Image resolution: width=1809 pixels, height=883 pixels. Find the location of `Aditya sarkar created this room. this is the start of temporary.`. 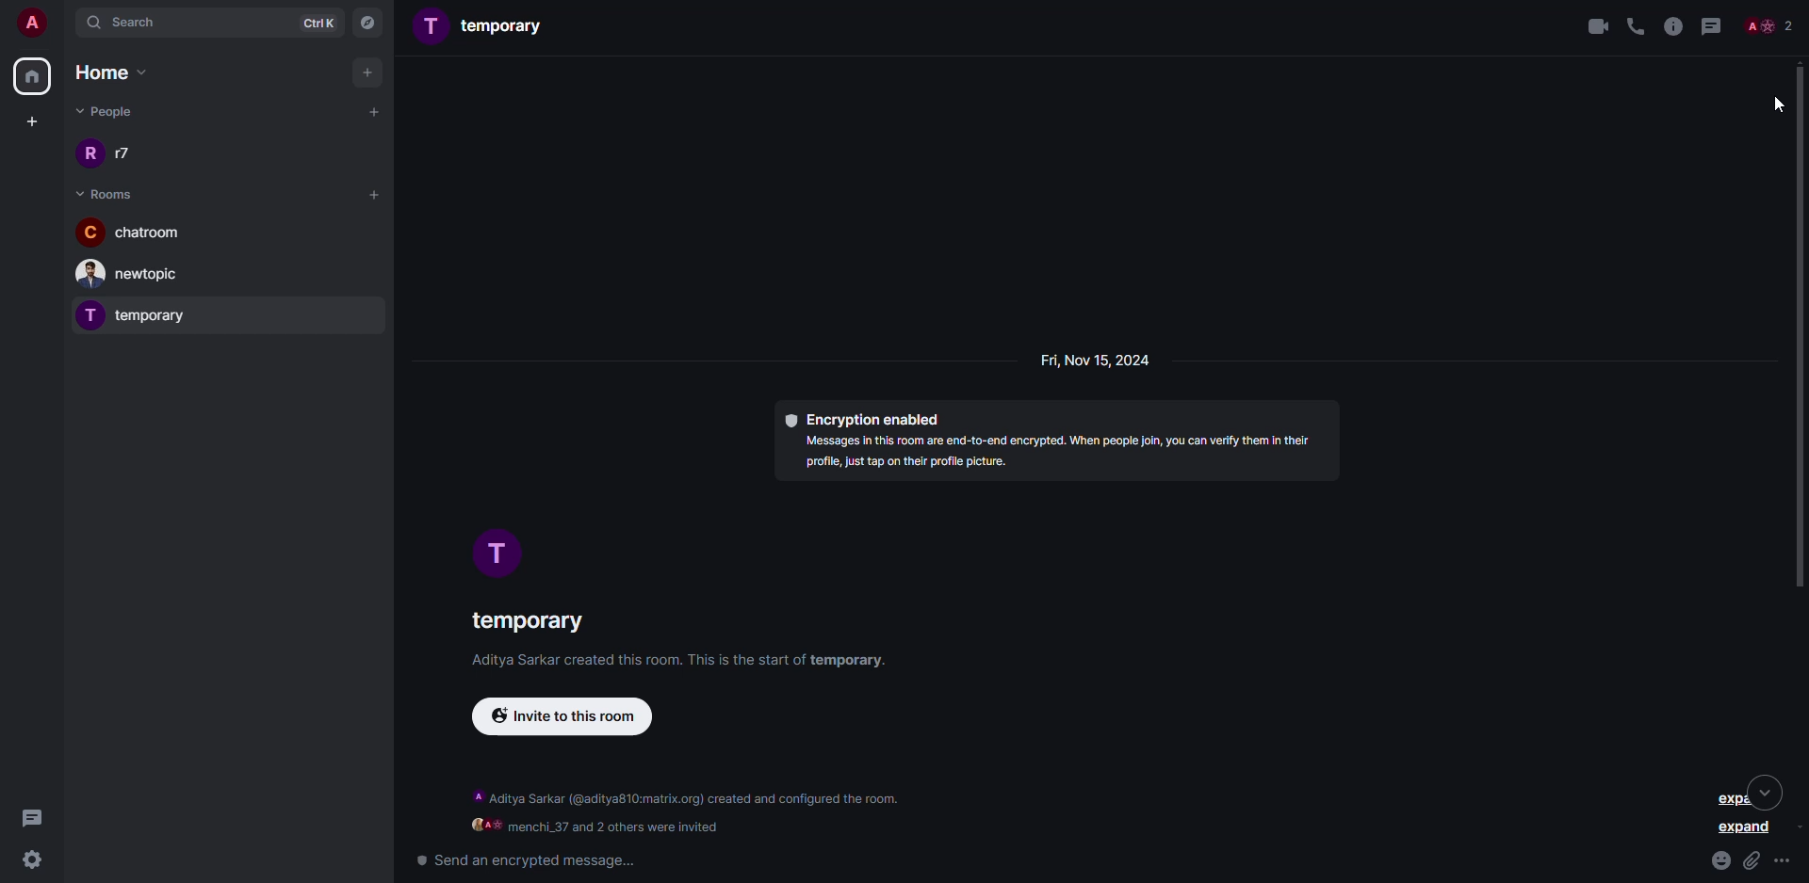

Aditya sarkar created this room. this is the start of temporary. is located at coordinates (666, 663).